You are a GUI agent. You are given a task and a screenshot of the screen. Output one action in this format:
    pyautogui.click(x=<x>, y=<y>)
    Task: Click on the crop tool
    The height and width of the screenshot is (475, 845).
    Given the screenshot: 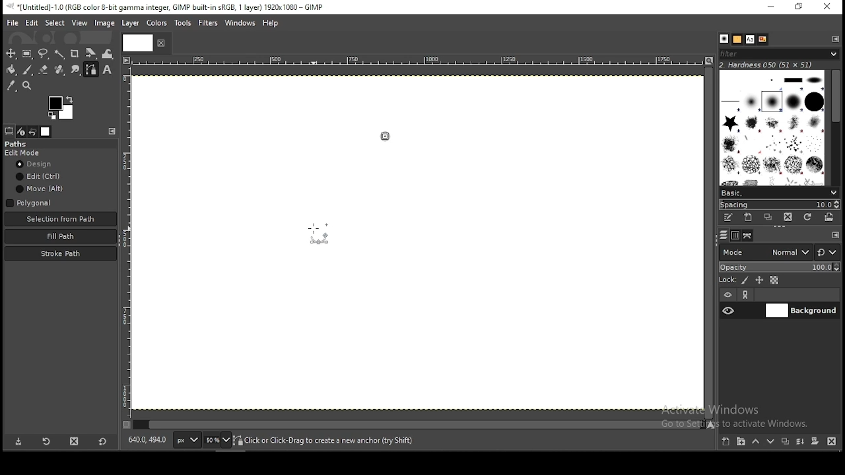 What is the action you would take?
    pyautogui.click(x=76, y=53)
    